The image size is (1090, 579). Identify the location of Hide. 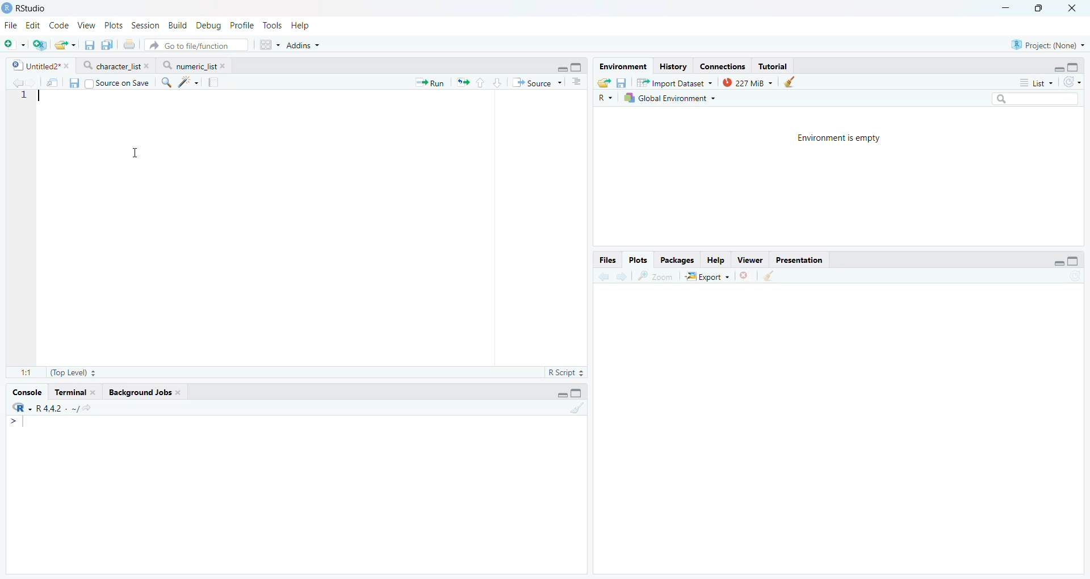
(561, 395).